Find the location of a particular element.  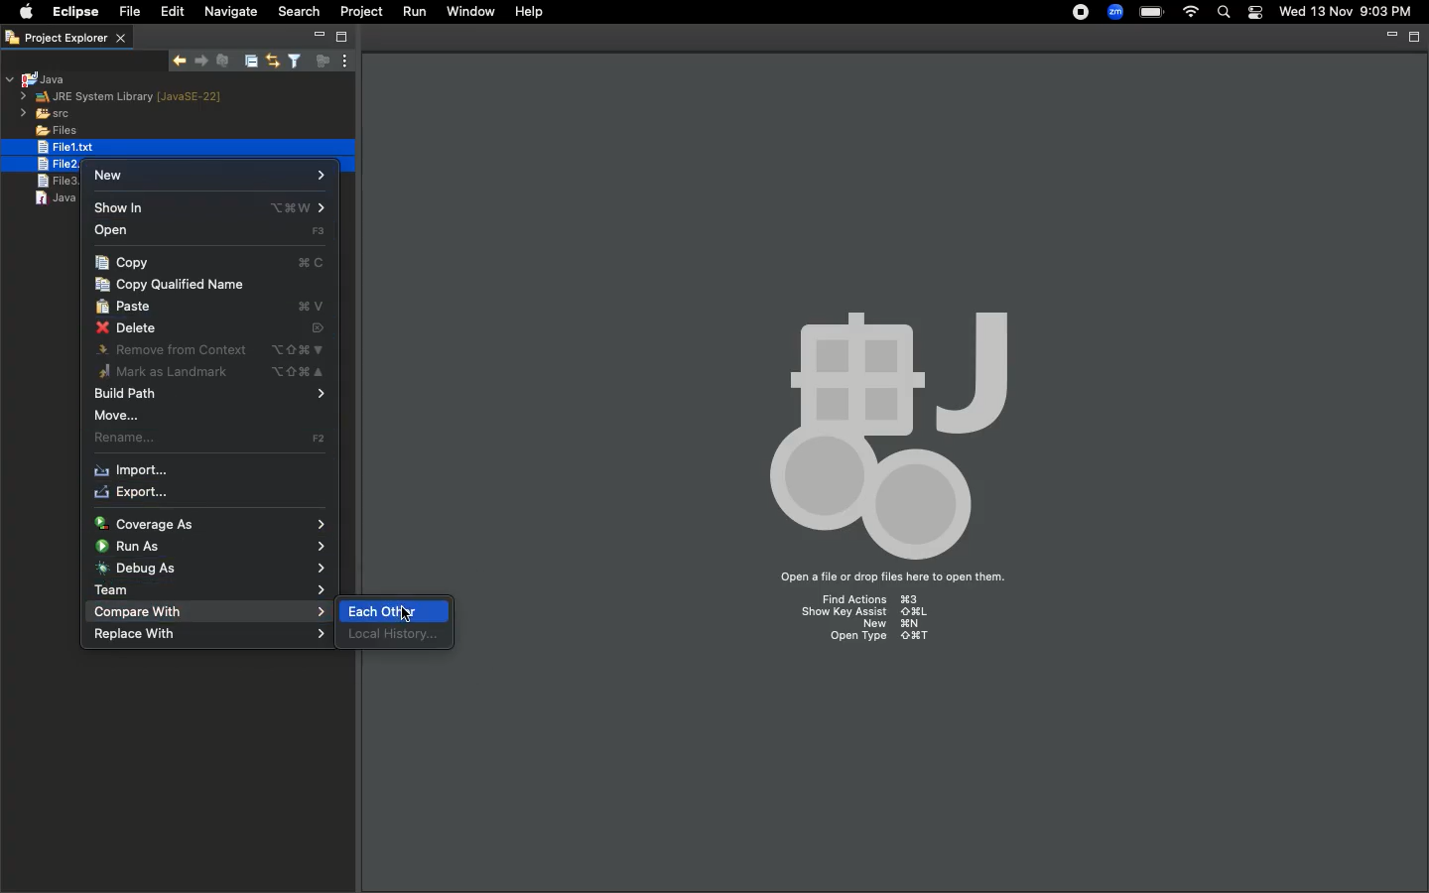

Coverage as is located at coordinates (210, 524).